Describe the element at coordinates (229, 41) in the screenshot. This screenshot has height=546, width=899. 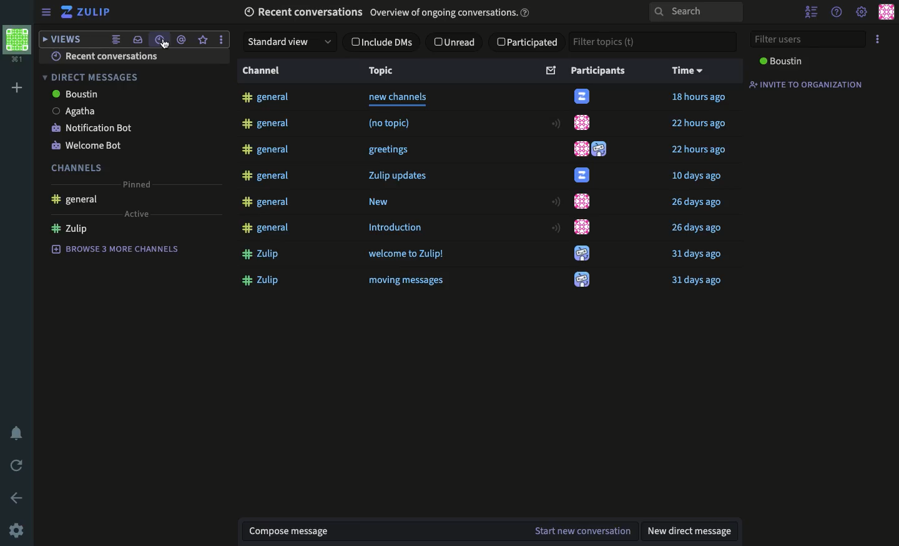
I see `More Options` at that location.